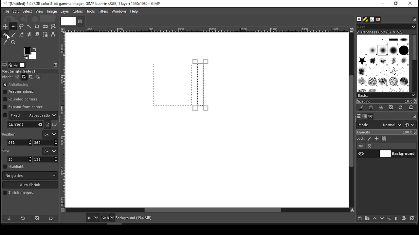 This screenshot has height=235, width=419. I want to click on new layer group  , so click(367, 218).